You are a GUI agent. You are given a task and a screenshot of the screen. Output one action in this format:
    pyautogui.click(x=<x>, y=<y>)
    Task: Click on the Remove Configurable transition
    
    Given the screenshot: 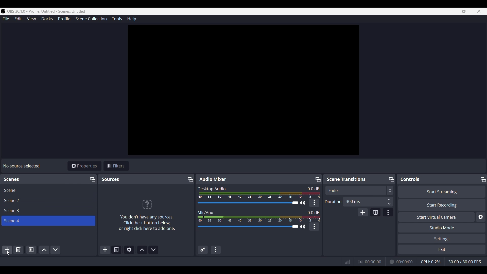 What is the action you would take?
    pyautogui.click(x=376, y=212)
    